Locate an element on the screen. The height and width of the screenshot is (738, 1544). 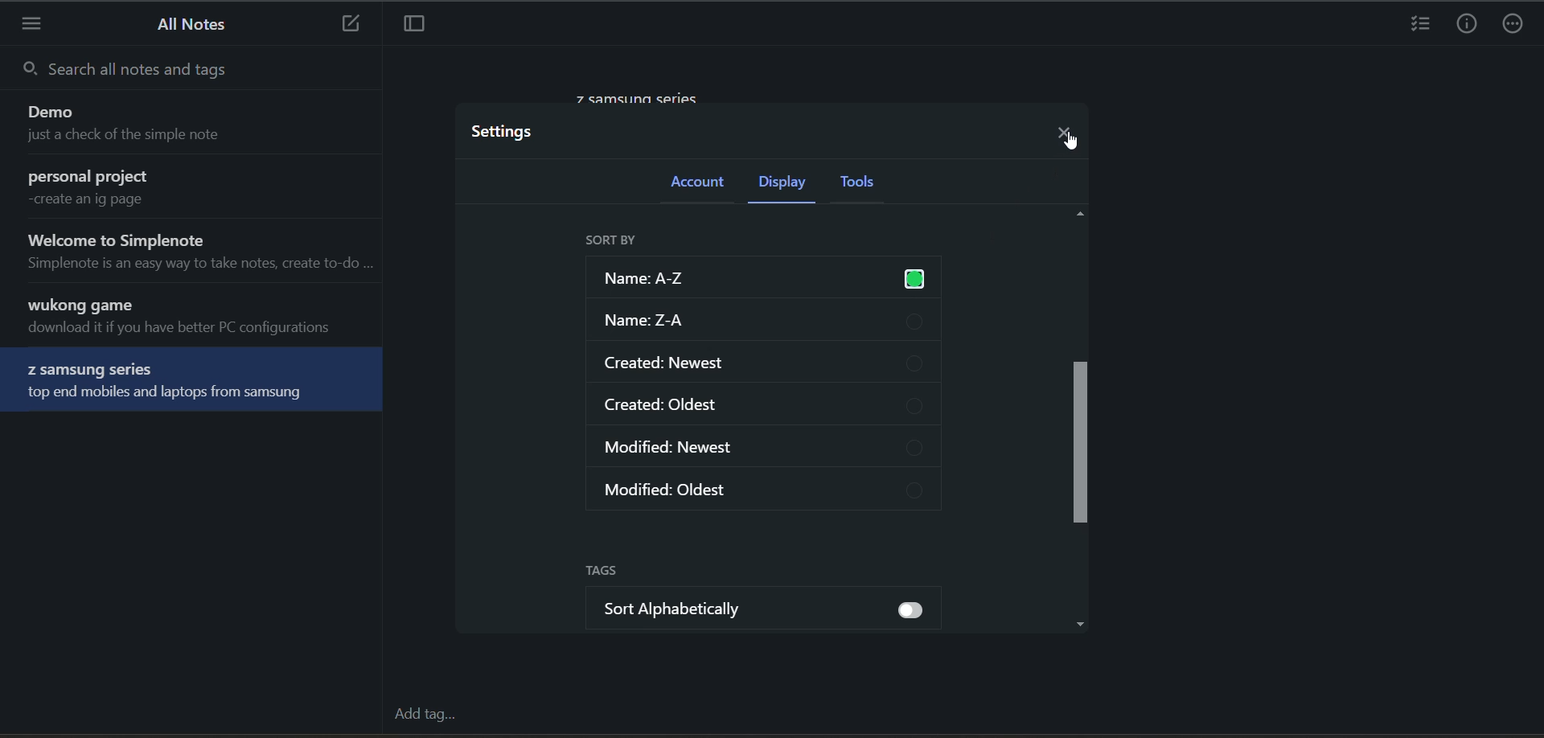
search all notes and tags is located at coordinates (192, 70).